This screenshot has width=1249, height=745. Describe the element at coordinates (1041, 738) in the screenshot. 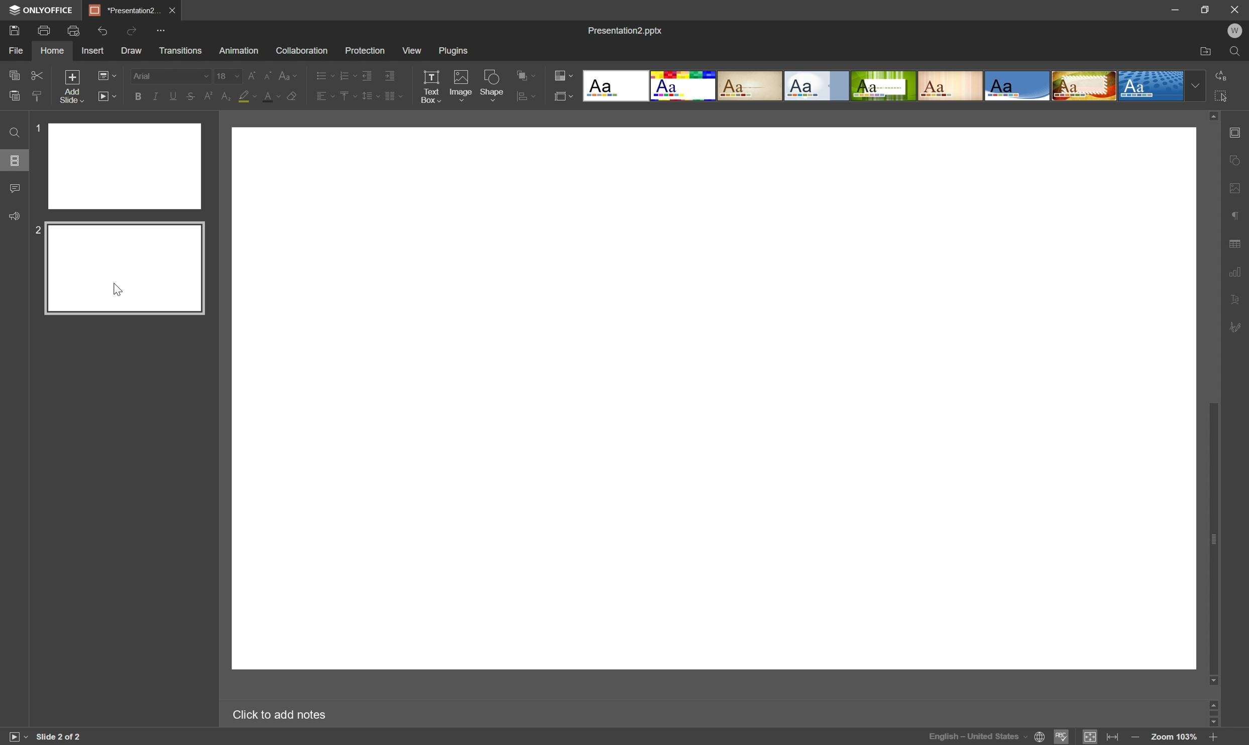

I see `Set document language` at that location.